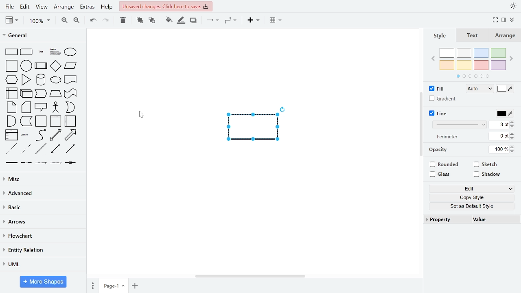 This screenshot has height=293, width=521. I want to click on view, so click(11, 20).